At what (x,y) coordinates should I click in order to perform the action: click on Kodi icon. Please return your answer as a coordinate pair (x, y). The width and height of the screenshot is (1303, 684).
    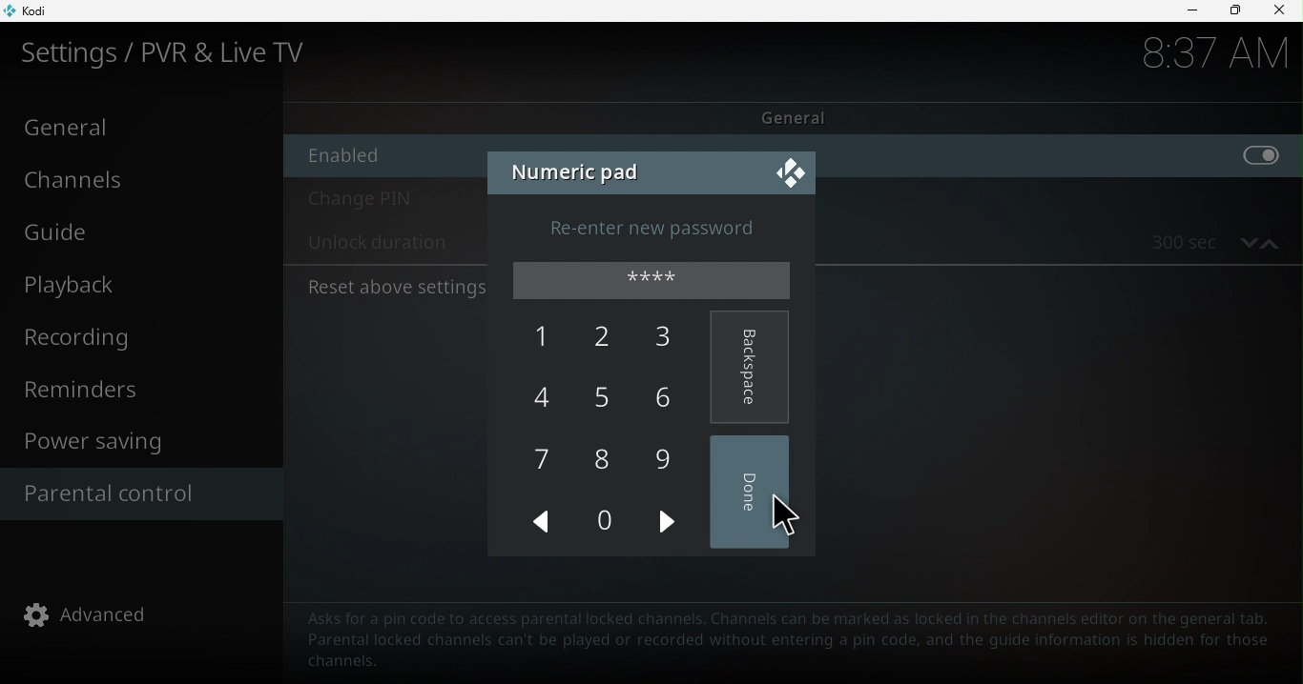
    Looking at the image, I should click on (39, 10).